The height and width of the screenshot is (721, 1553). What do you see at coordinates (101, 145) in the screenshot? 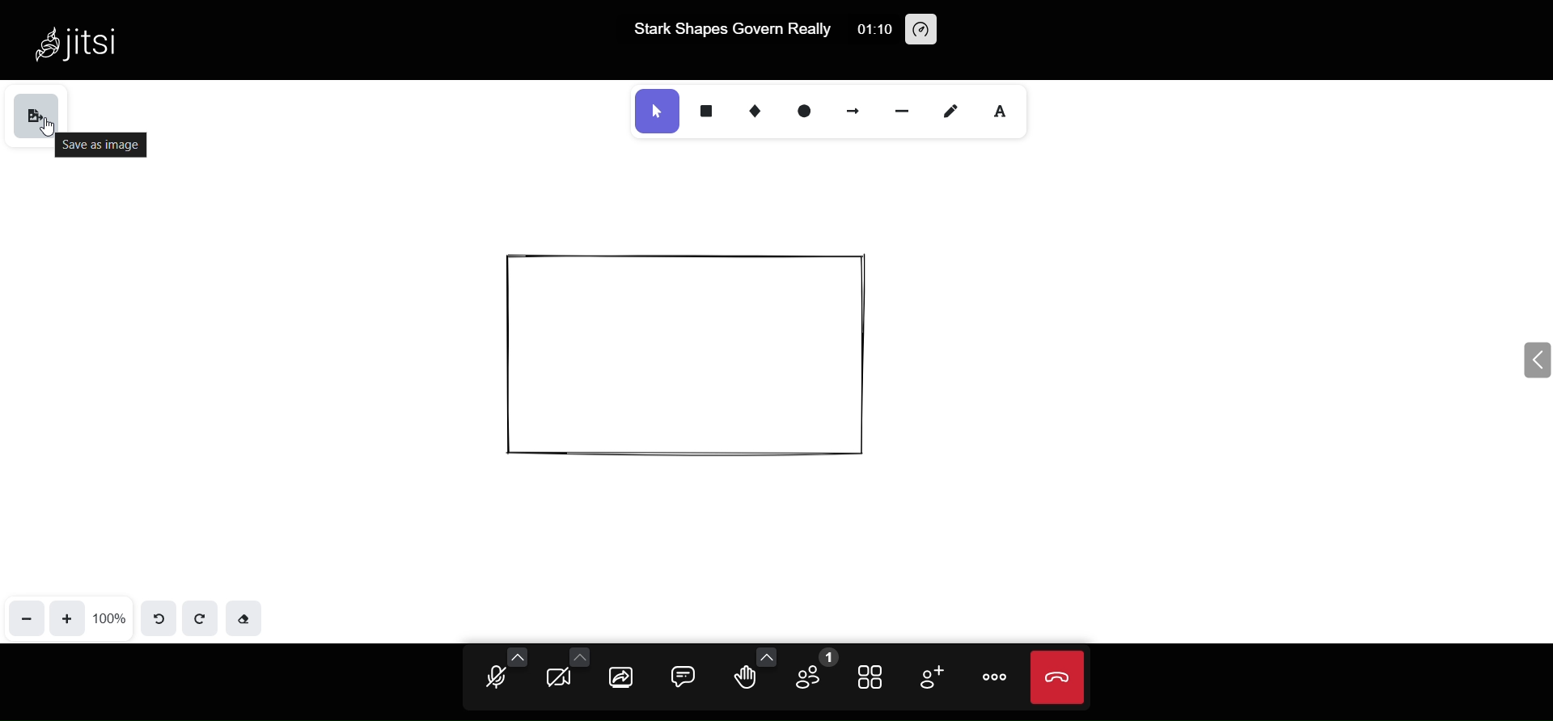
I see `save as image` at bounding box center [101, 145].